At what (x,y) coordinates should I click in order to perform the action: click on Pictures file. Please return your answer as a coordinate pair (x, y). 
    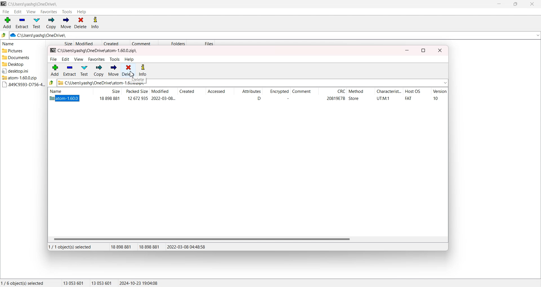
    Looking at the image, I should click on (22, 51).